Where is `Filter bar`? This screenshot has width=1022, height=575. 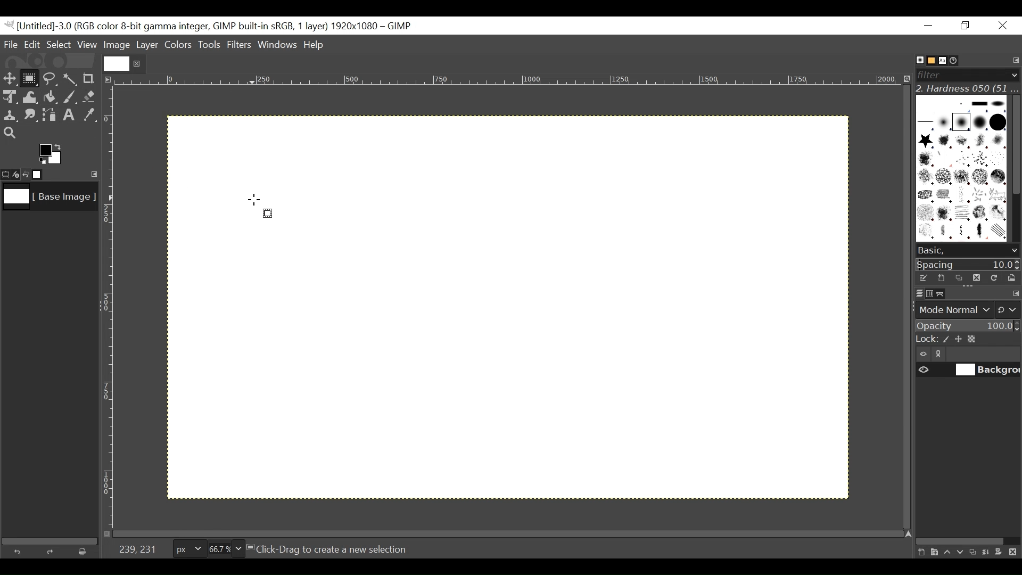 Filter bar is located at coordinates (967, 74).